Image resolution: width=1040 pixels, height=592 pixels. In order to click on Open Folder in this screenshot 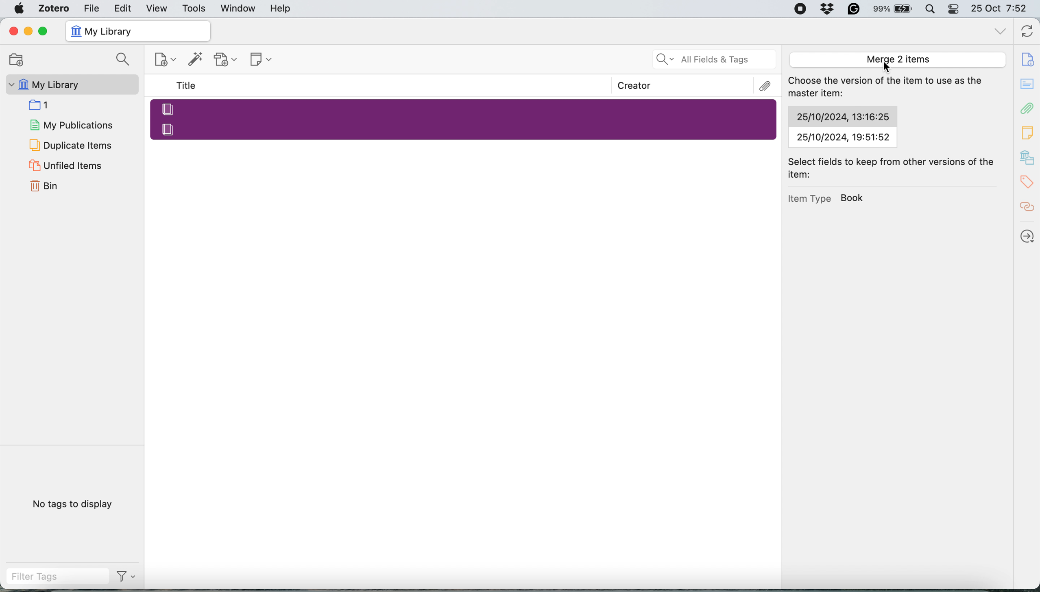, I will do `click(15, 59)`.